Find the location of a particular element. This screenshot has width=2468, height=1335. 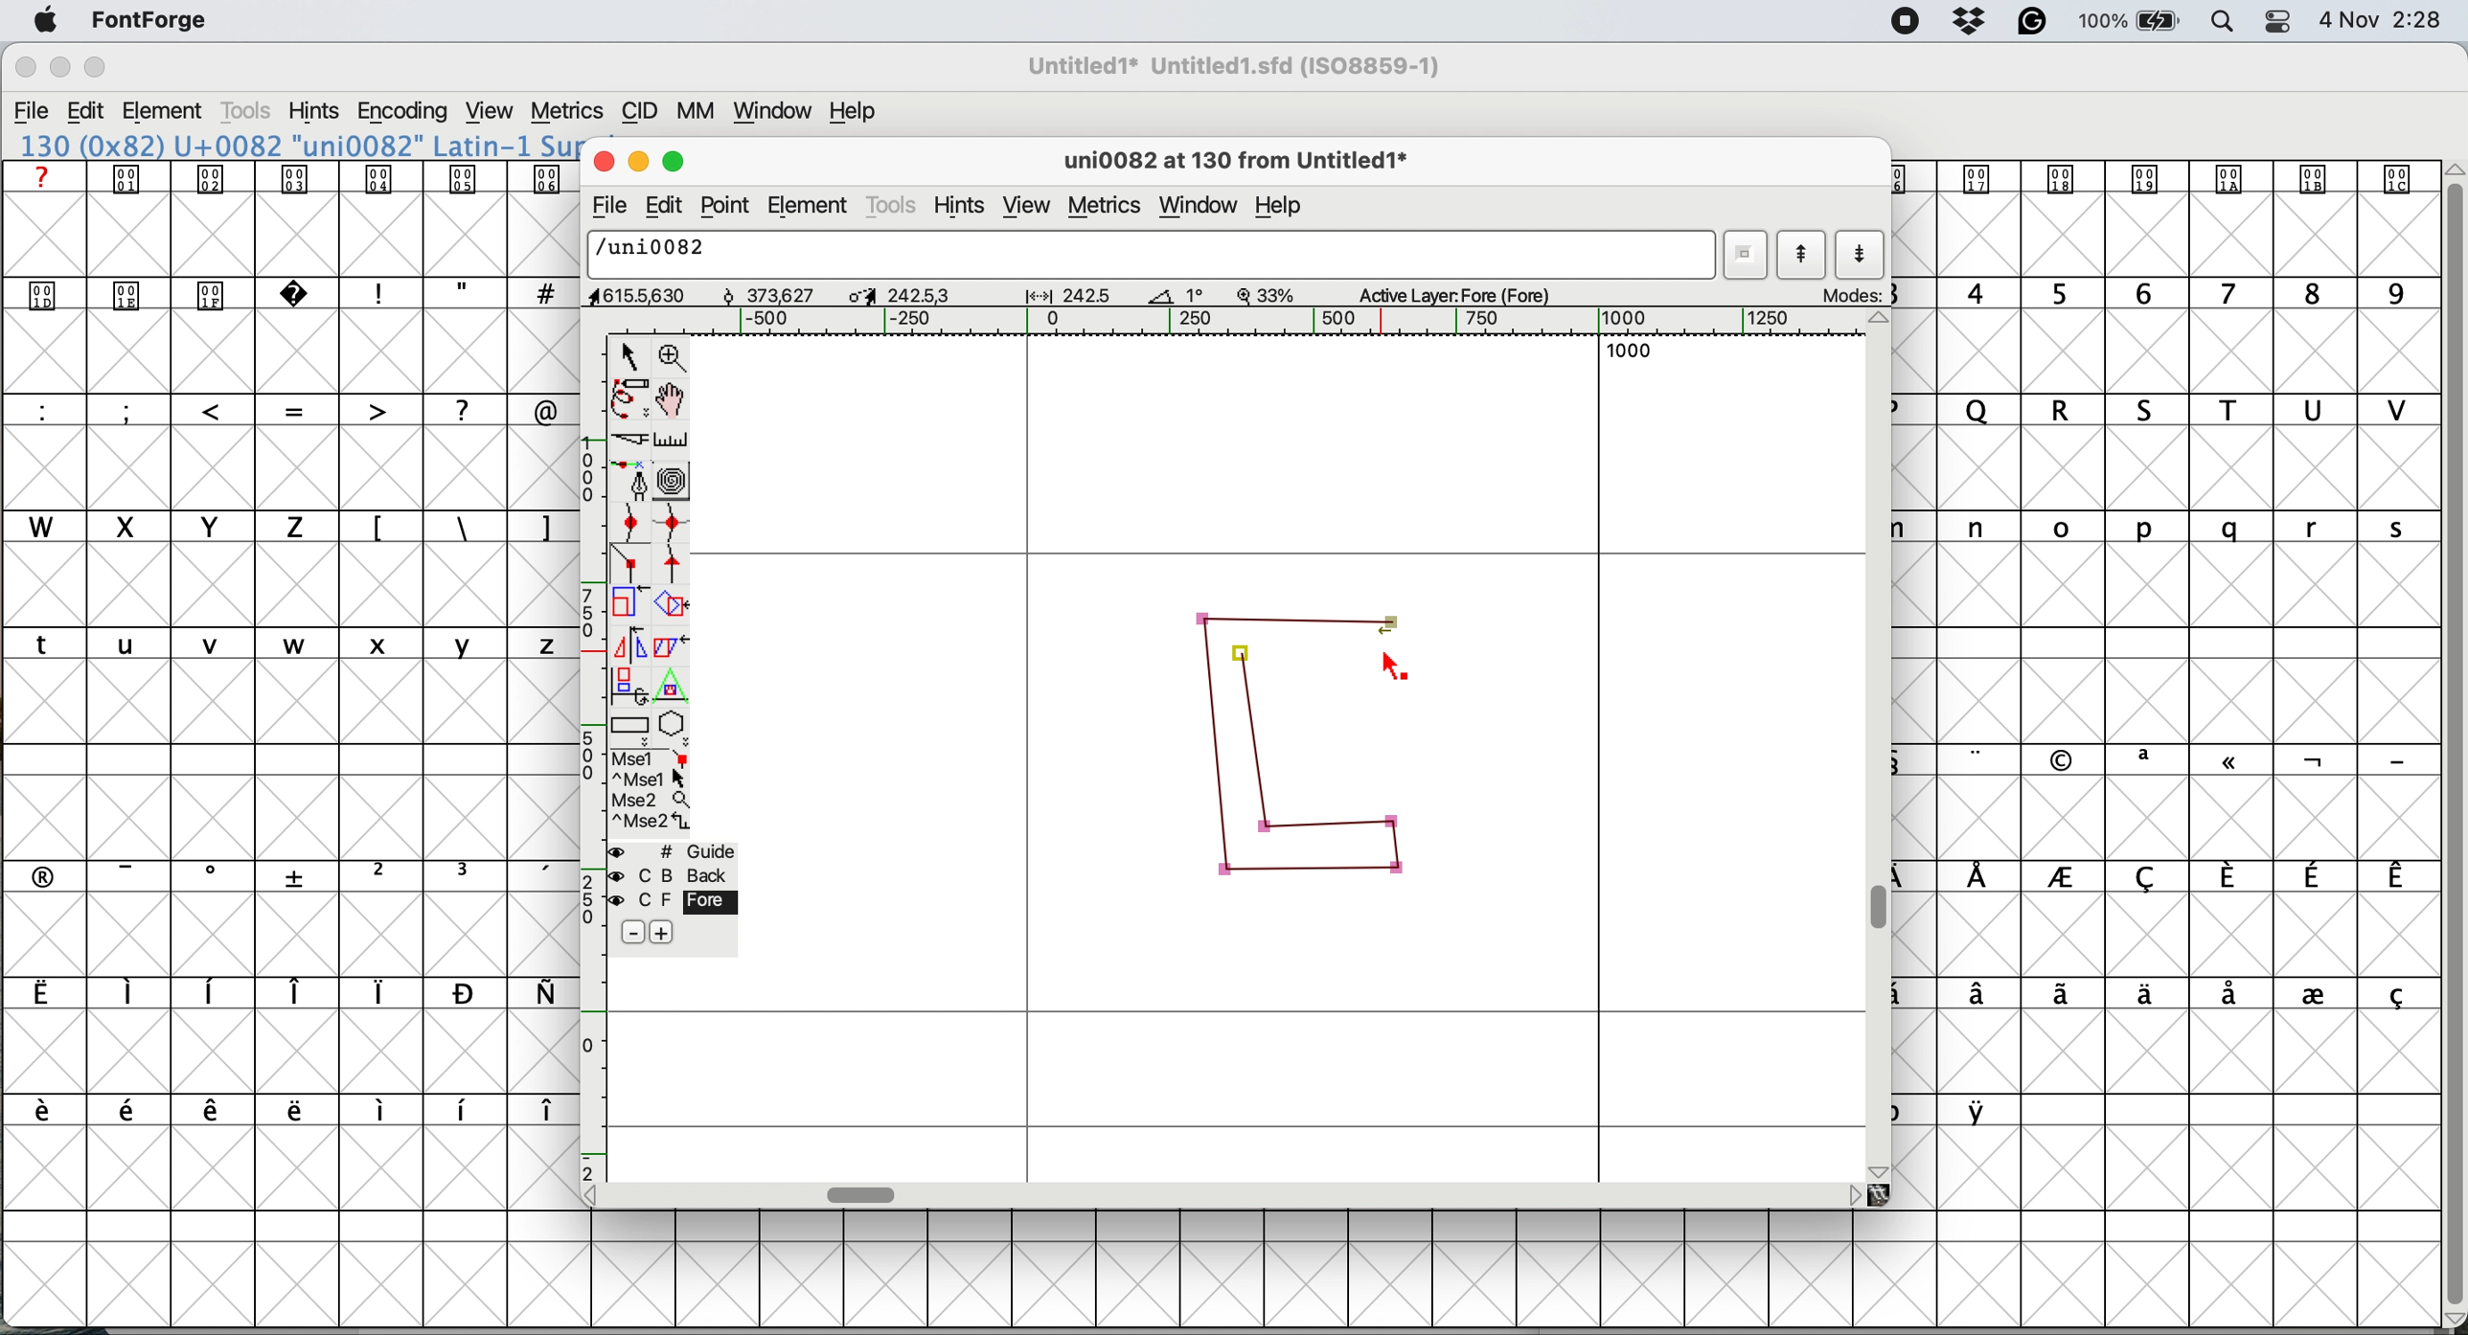

active layer is located at coordinates (1474, 293).